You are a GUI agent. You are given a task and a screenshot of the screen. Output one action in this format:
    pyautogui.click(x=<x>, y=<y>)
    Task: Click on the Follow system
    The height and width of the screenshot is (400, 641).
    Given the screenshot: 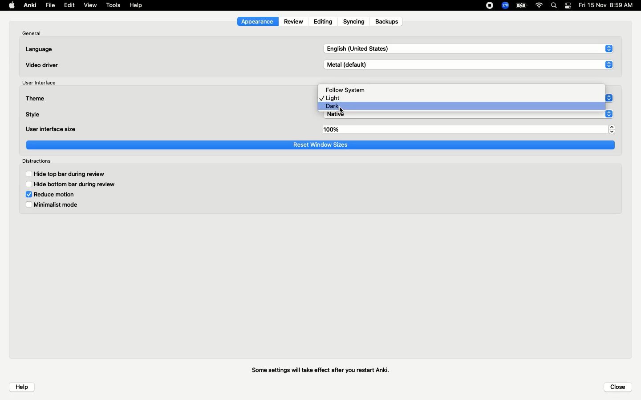 What is the action you would take?
    pyautogui.click(x=346, y=90)
    